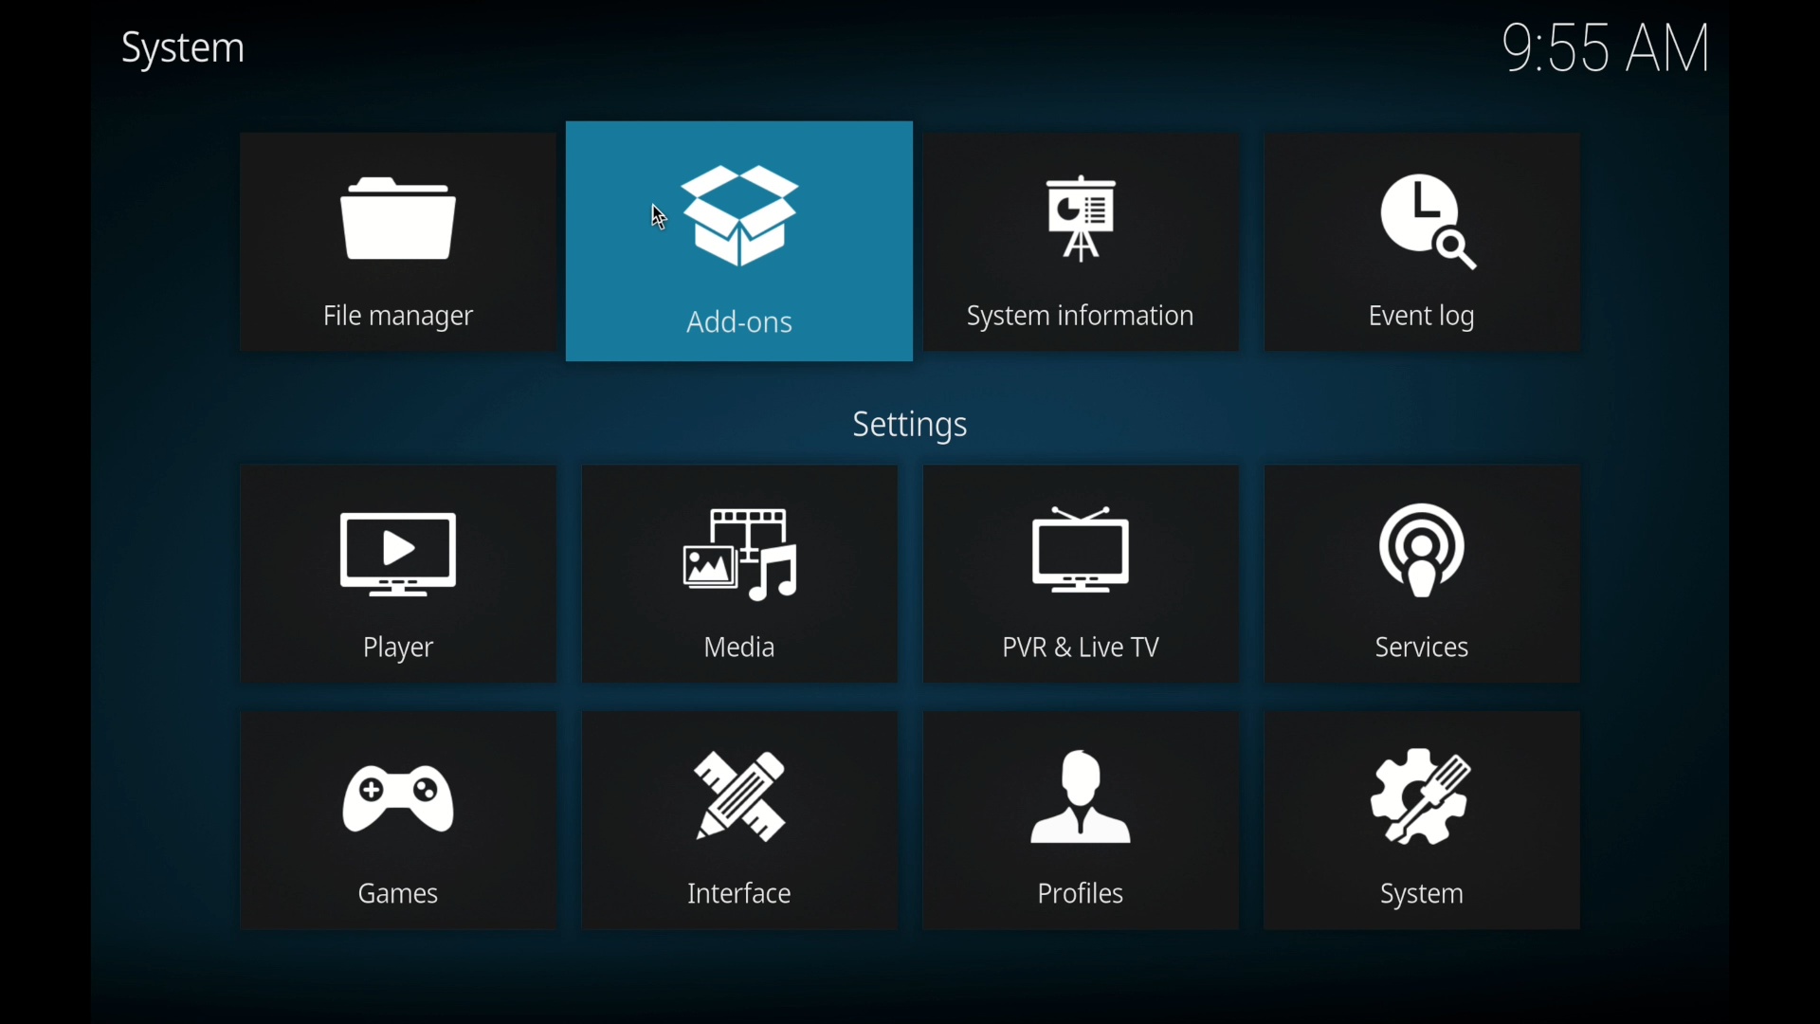 The width and height of the screenshot is (1820, 1024). What do you see at coordinates (1427, 243) in the screenshot?
I see `event log` at bounding box center [1427, 243].